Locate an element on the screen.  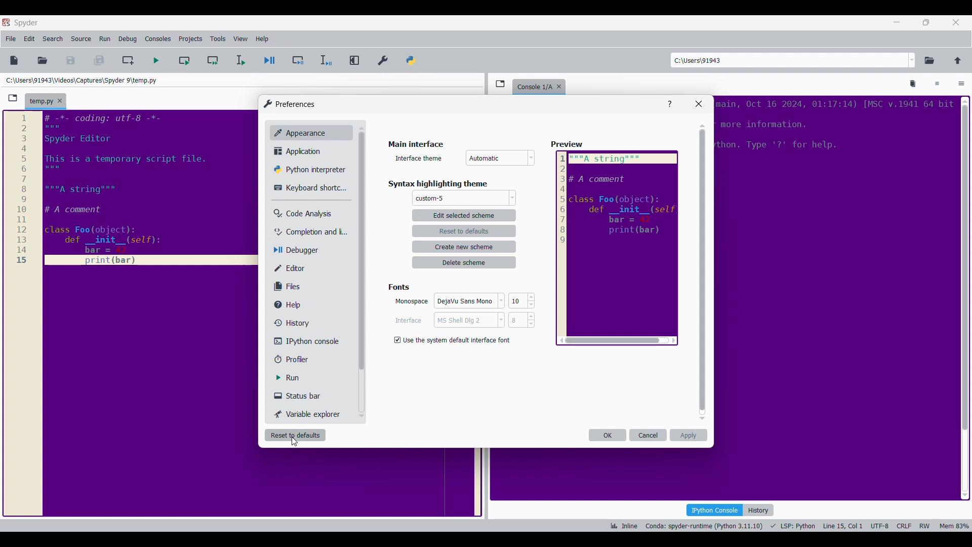
New file is located at coordinates (15, 60).